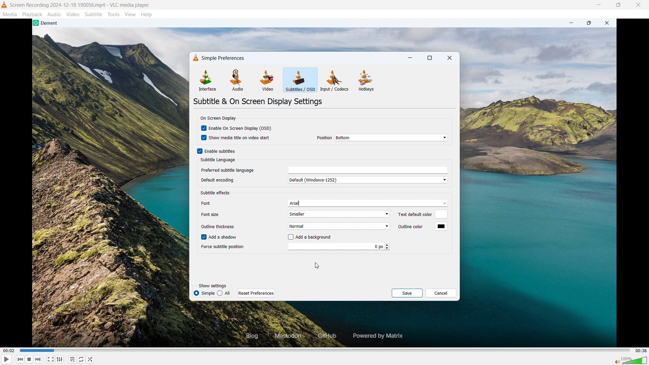 The height and width of the screenshot is (365, 649). What do you see at coordinates (407, 293) in the screenshot?
I see `save` at bounding box center [407, 293].